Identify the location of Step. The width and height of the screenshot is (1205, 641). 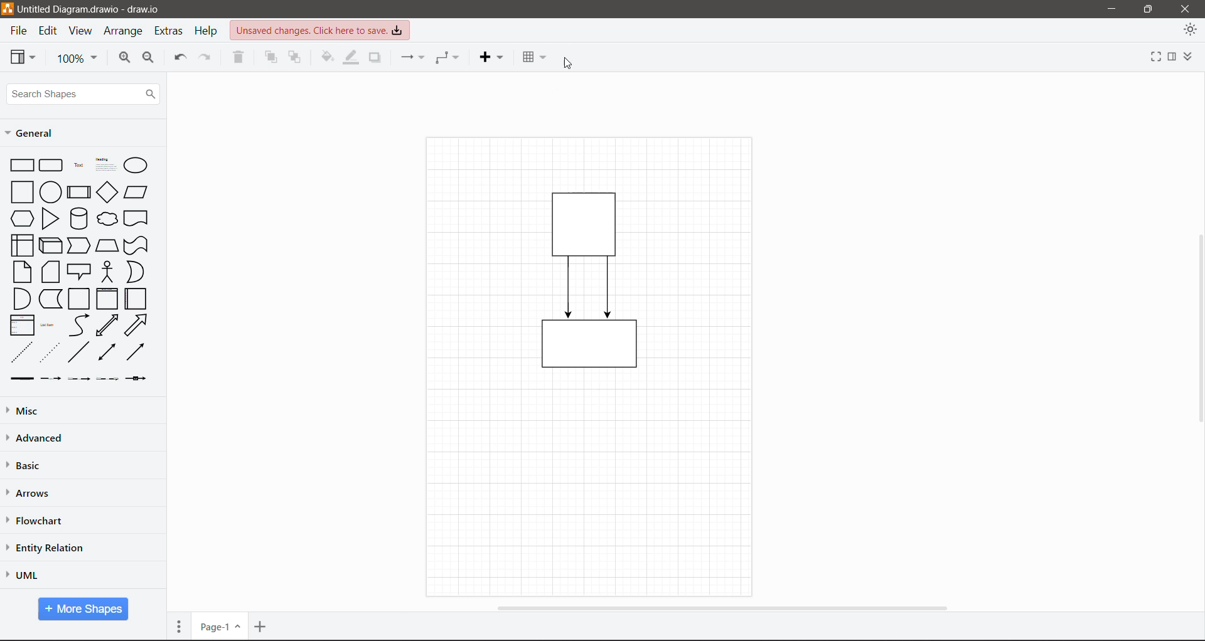
(79, 244).